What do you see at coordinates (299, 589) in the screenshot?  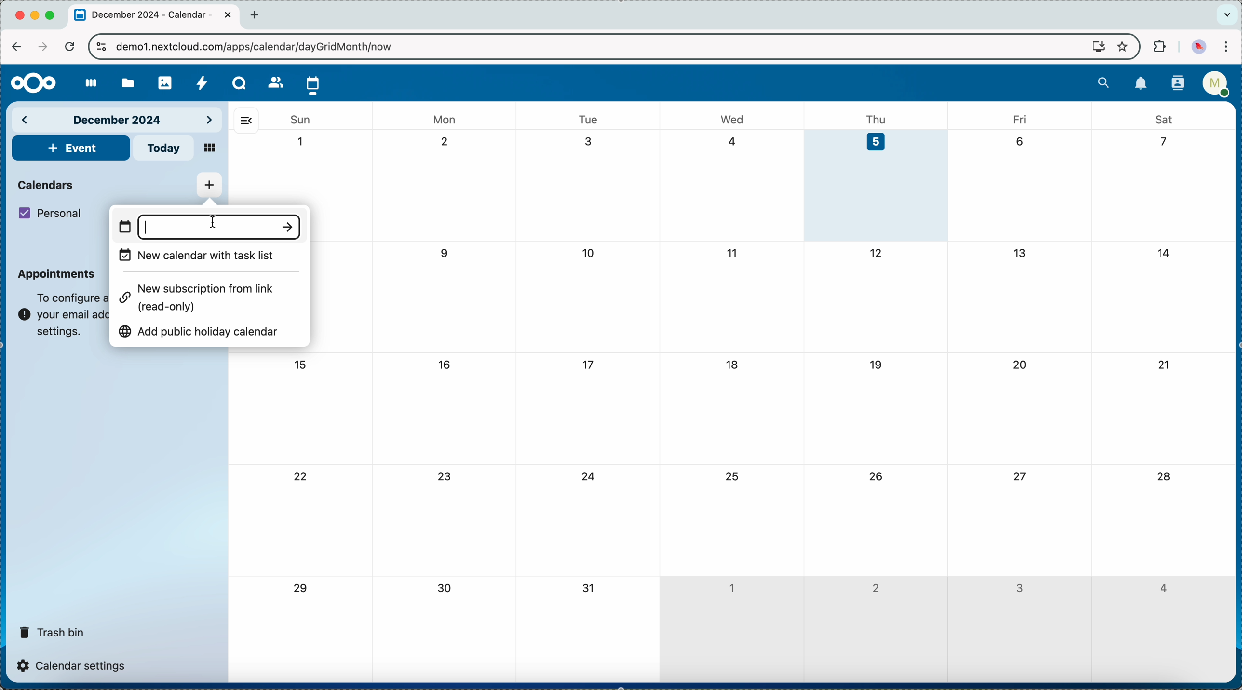 I see `29` at bounding box center [299, 589].